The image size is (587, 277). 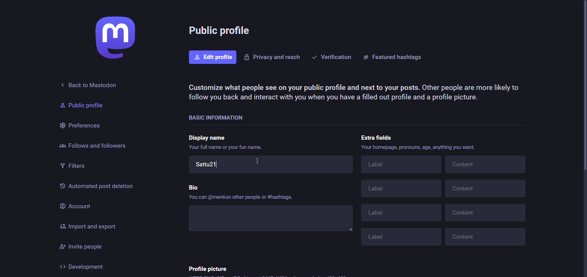 I want to click on Content , so click(x=485, y=164).